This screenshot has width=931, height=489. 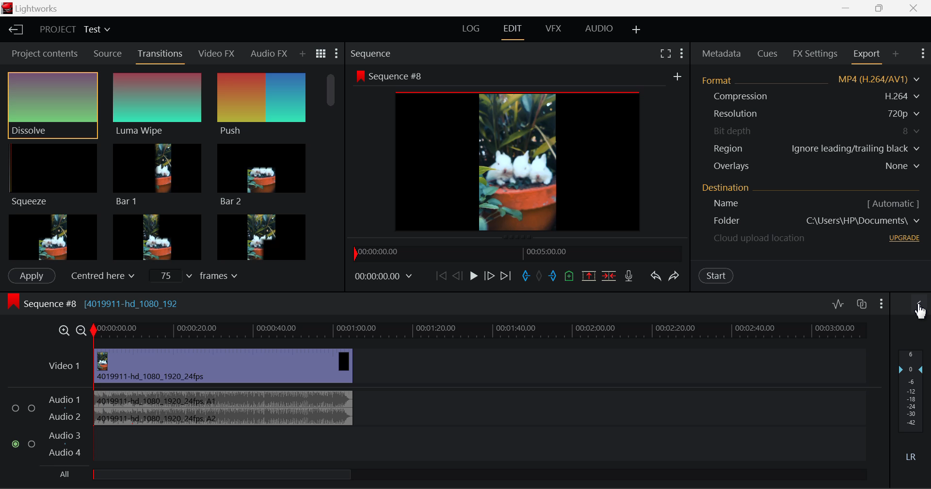 I want to click on LOG Layout, so click(x=471, y=28).